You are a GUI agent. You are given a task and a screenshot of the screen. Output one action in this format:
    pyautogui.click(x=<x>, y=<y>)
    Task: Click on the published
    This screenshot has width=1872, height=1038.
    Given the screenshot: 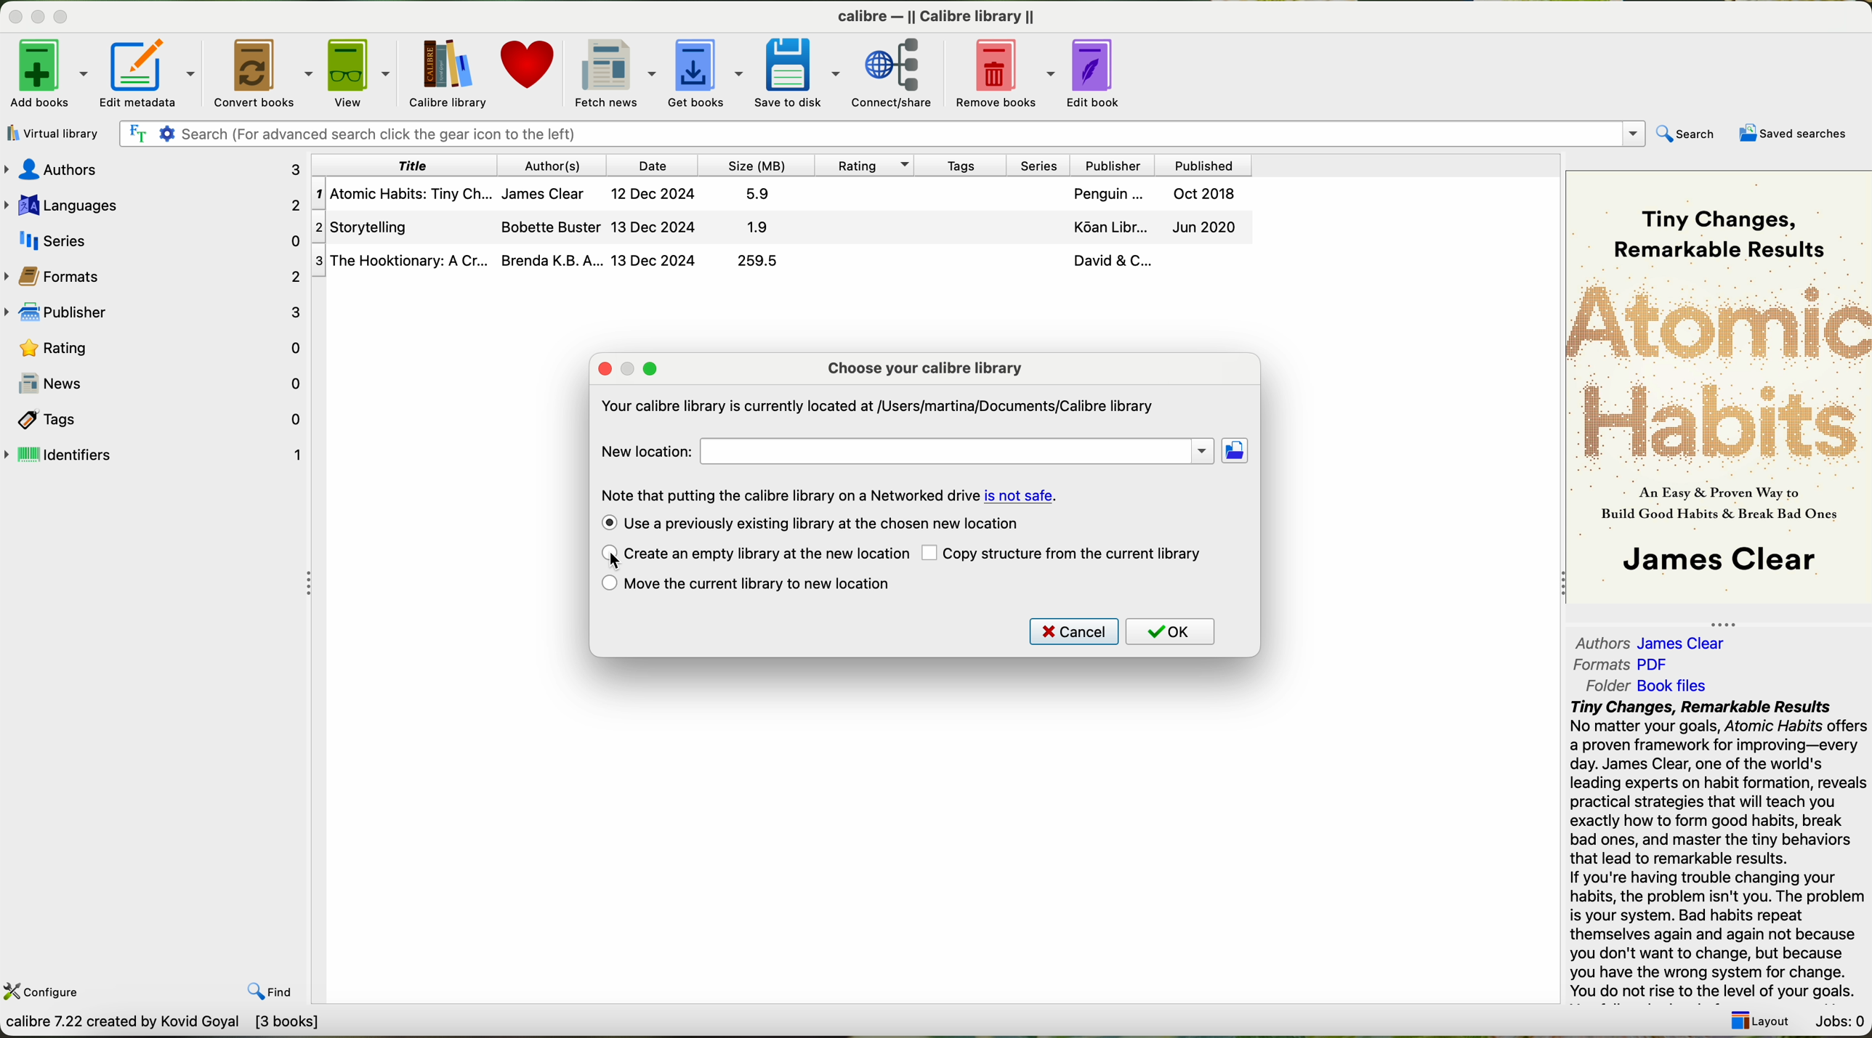 What is the action you would take?
    pyautogui.click(x=1204, y=164)
    